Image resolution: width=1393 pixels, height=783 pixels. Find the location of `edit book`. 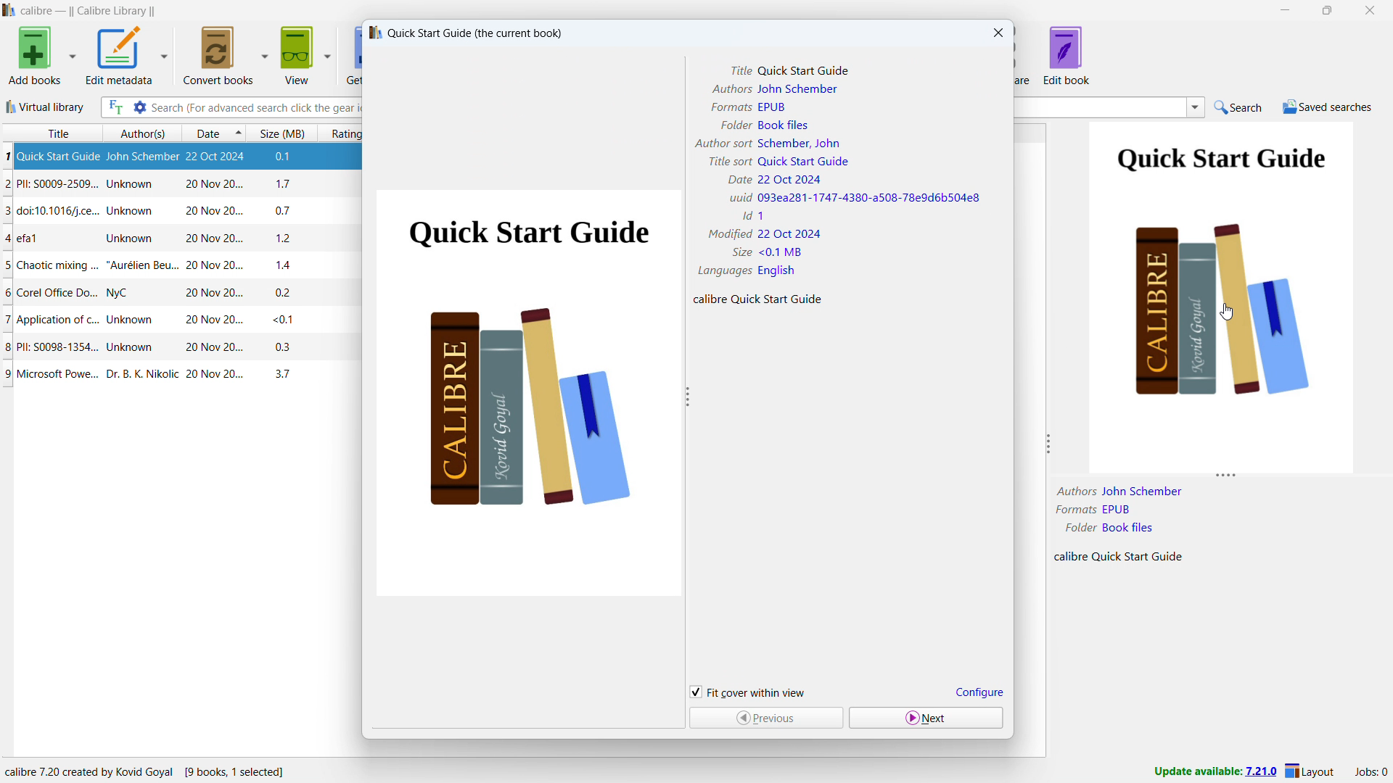

edit book is located at coordinates (1067, 55).